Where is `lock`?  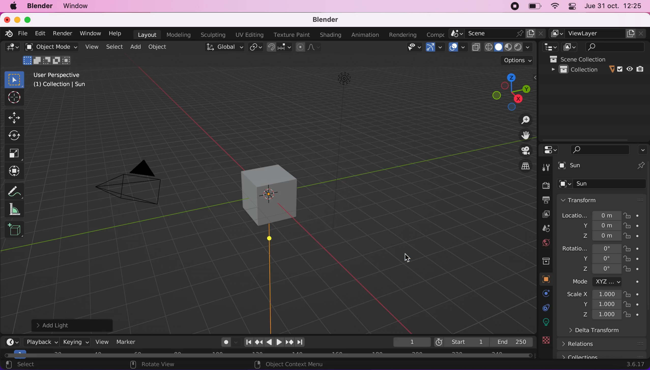
lock is located at coordinates (637, 294).